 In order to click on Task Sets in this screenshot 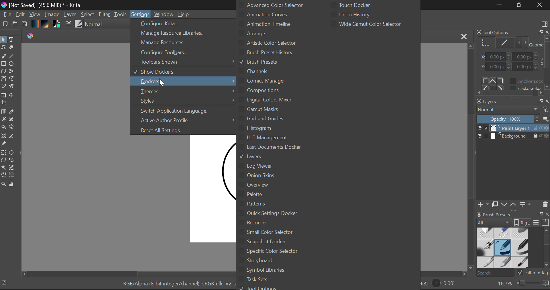, I will do `click(278, 280)`.